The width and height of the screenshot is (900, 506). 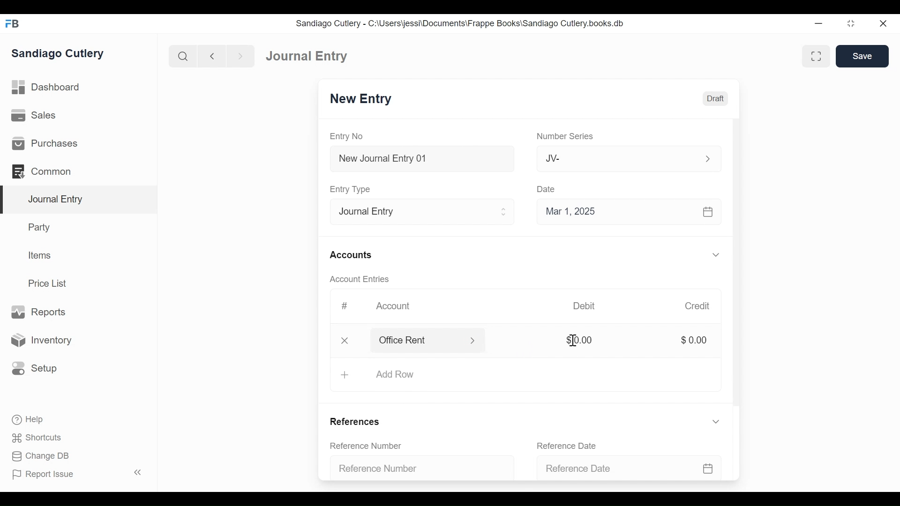 I want to click on FrappeBooks logo, so click(x=12, y=23).